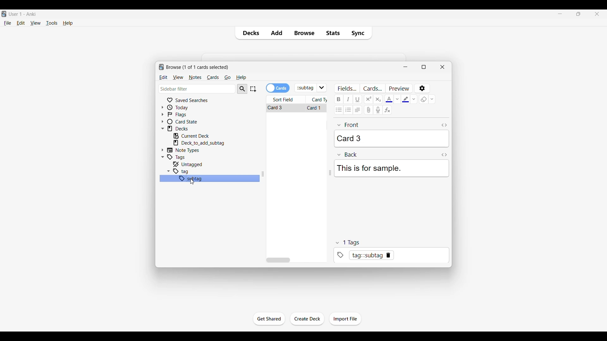 This screenshot has height=341, width=607. What do you see at coordinates (348, 99) in the screenshot?
I see `Italic text` at bounding box center [348, 99].